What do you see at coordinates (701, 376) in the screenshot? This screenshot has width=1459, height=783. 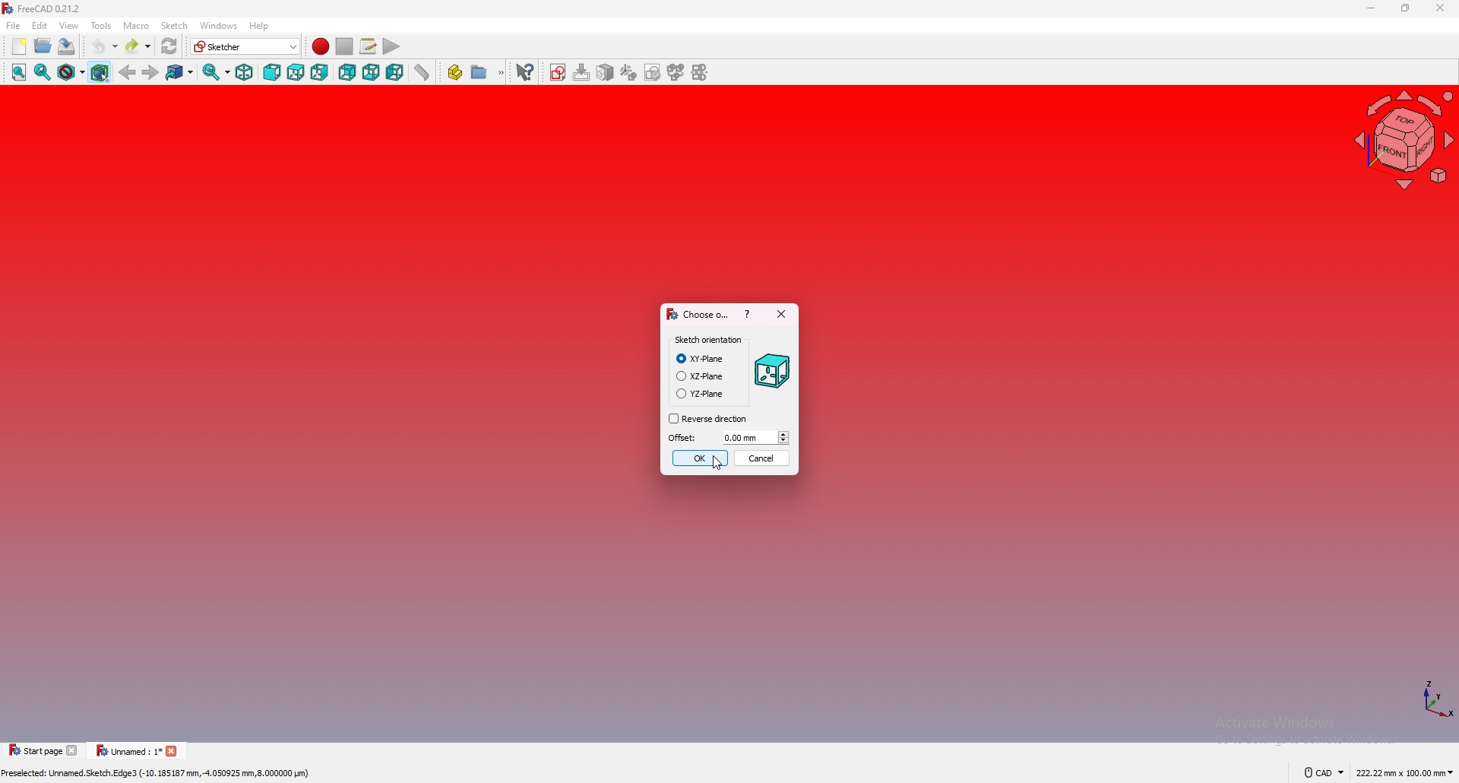 I see `xz plane` at bounding box center [701, 376].